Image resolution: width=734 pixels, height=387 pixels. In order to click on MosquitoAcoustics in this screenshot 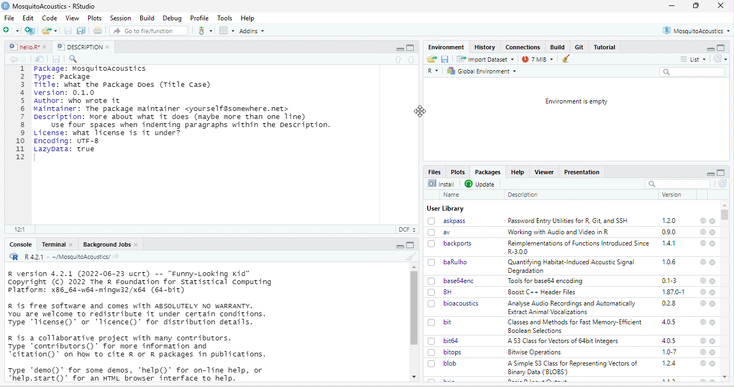, I will do `click(696, 31)`.